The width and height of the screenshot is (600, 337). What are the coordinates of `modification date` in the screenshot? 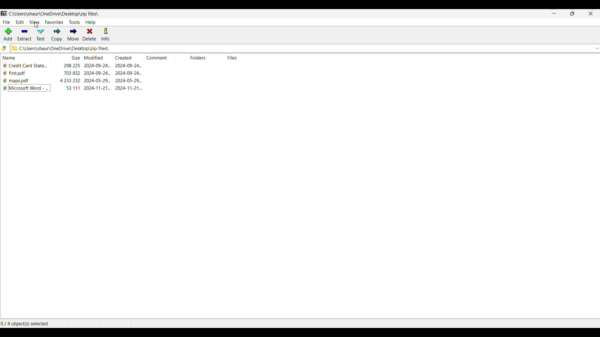 It's located at (98, 81).